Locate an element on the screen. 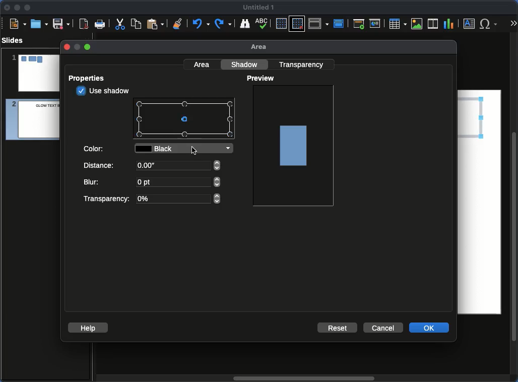 The image size is (518, 382). Shadow is located at coordinates (246, 64).